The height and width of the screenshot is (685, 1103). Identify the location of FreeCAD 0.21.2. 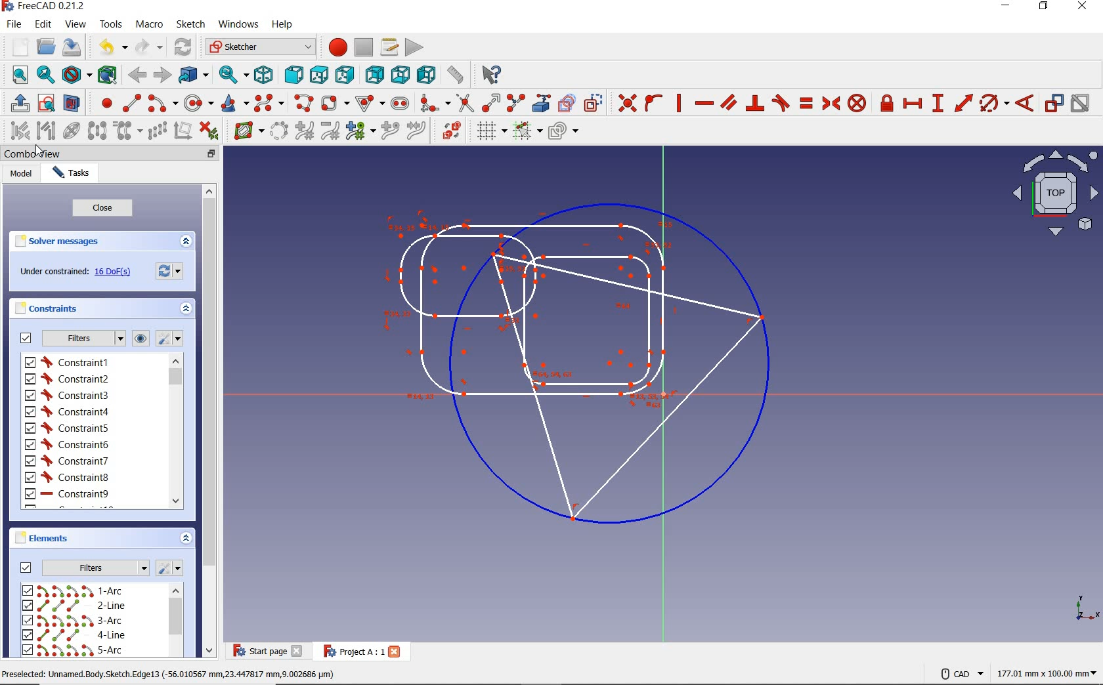
(49, 7).